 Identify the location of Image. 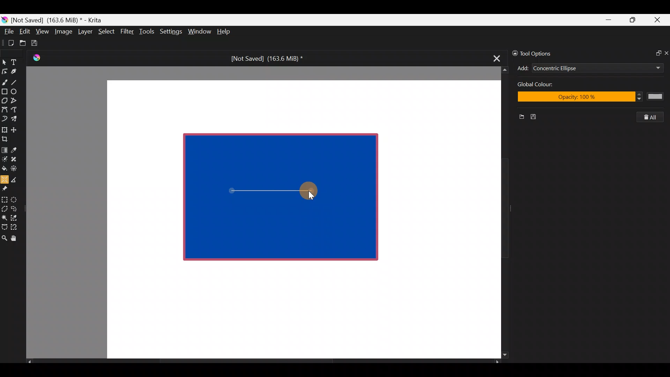
(63, 31).